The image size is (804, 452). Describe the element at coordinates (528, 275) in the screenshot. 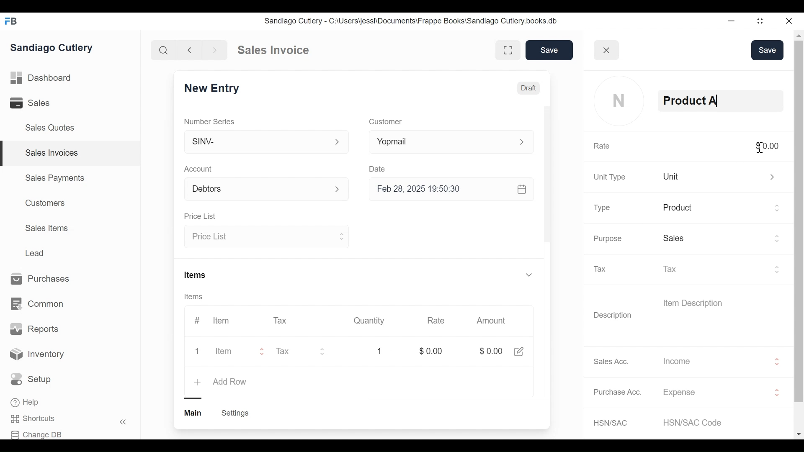

I see `v` at that location.